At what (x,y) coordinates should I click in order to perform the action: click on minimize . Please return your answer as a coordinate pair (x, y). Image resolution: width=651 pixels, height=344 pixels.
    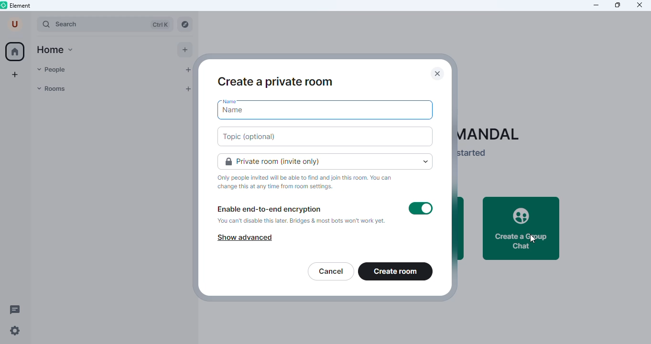
    Looking at the image, I should click on (595, 6).